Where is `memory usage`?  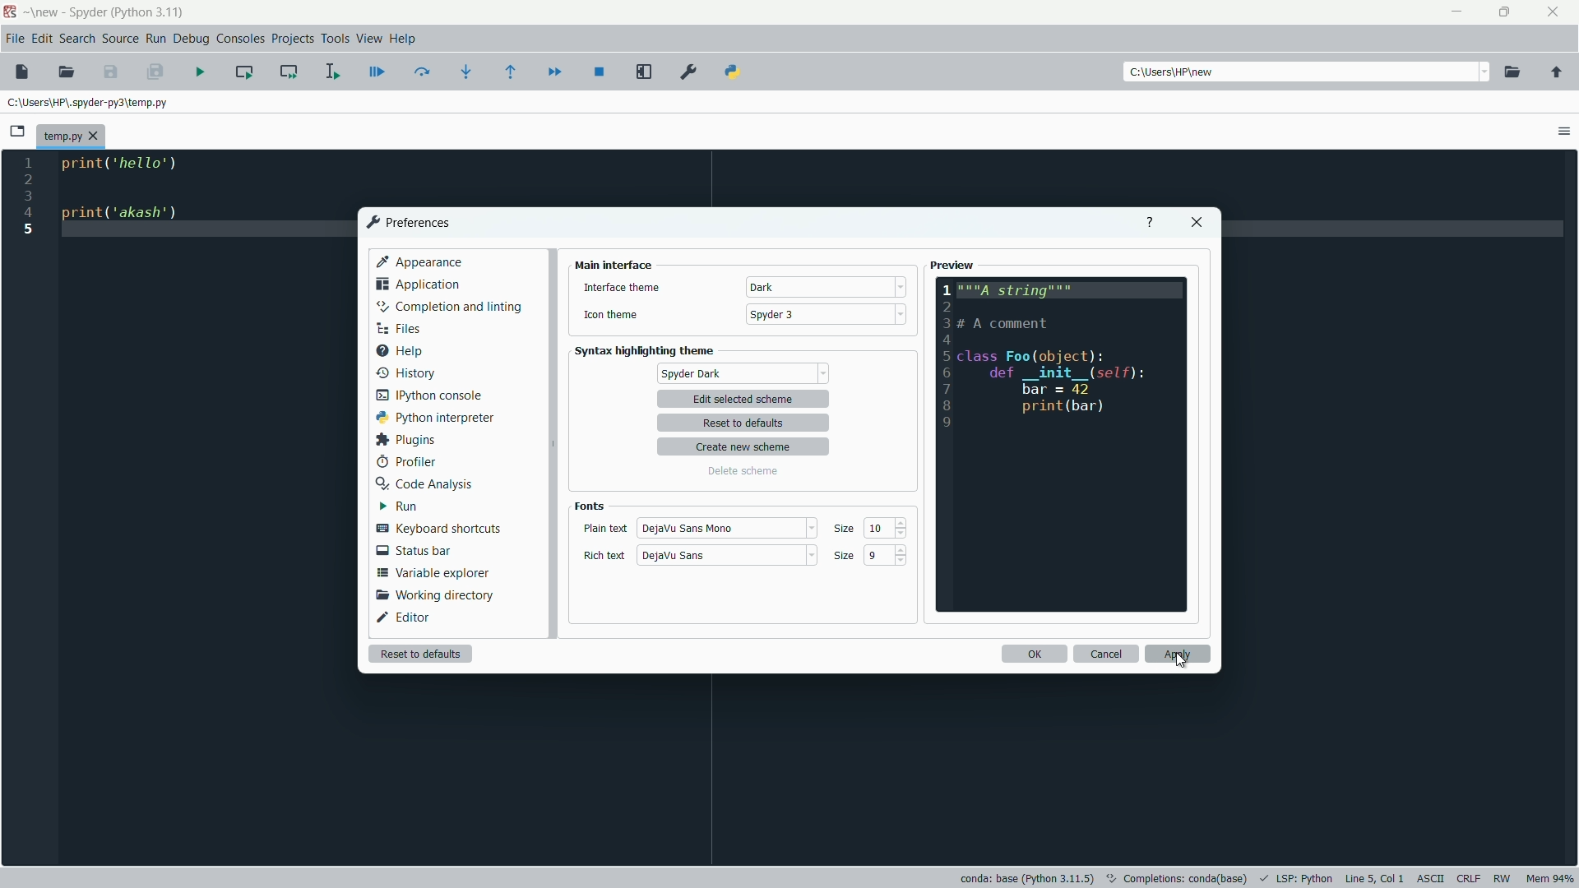 memory usage is located at coordinates (1551, 880).